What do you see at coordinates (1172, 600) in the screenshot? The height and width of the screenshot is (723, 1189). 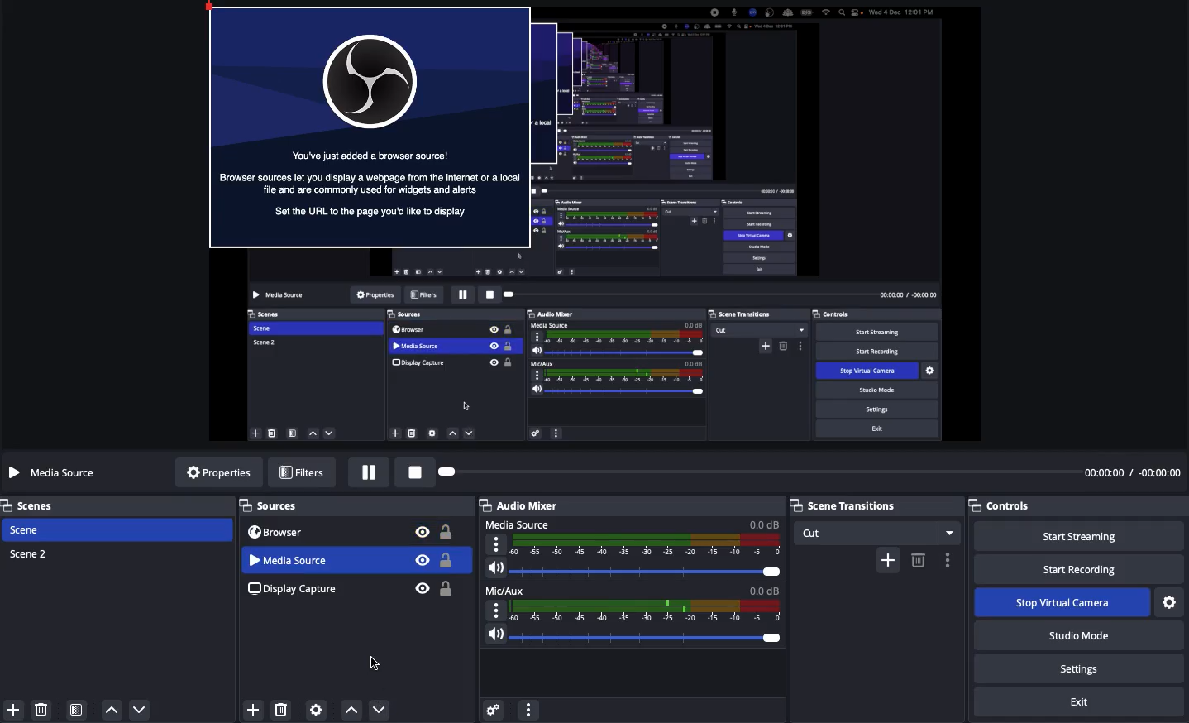 I see `Settings` at bounding box center [1172, 600].